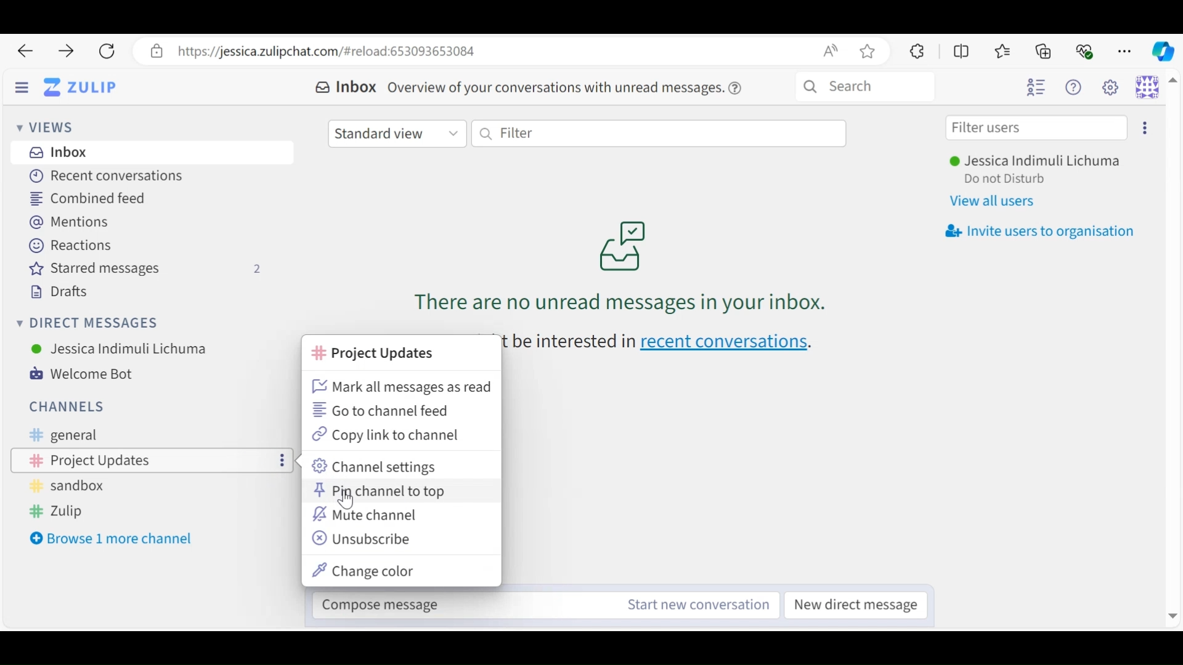  I want to click on Settigs and more, so click(1126, 51).